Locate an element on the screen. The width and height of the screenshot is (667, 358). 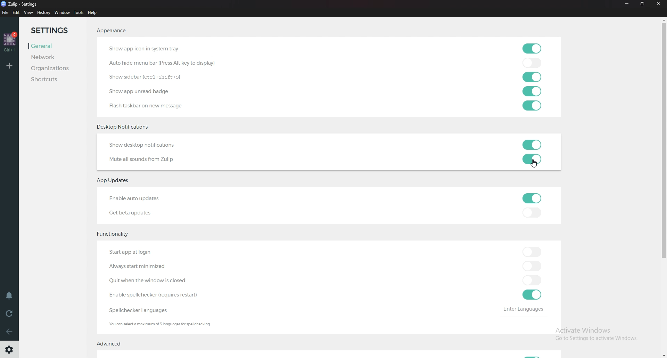
file is located at coordinates (5, 13).